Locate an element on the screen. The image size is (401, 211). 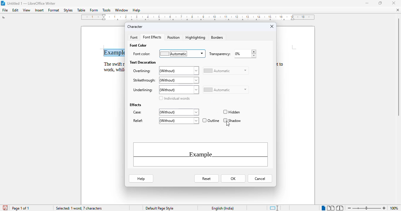
character is located at coordinates (135, 27).